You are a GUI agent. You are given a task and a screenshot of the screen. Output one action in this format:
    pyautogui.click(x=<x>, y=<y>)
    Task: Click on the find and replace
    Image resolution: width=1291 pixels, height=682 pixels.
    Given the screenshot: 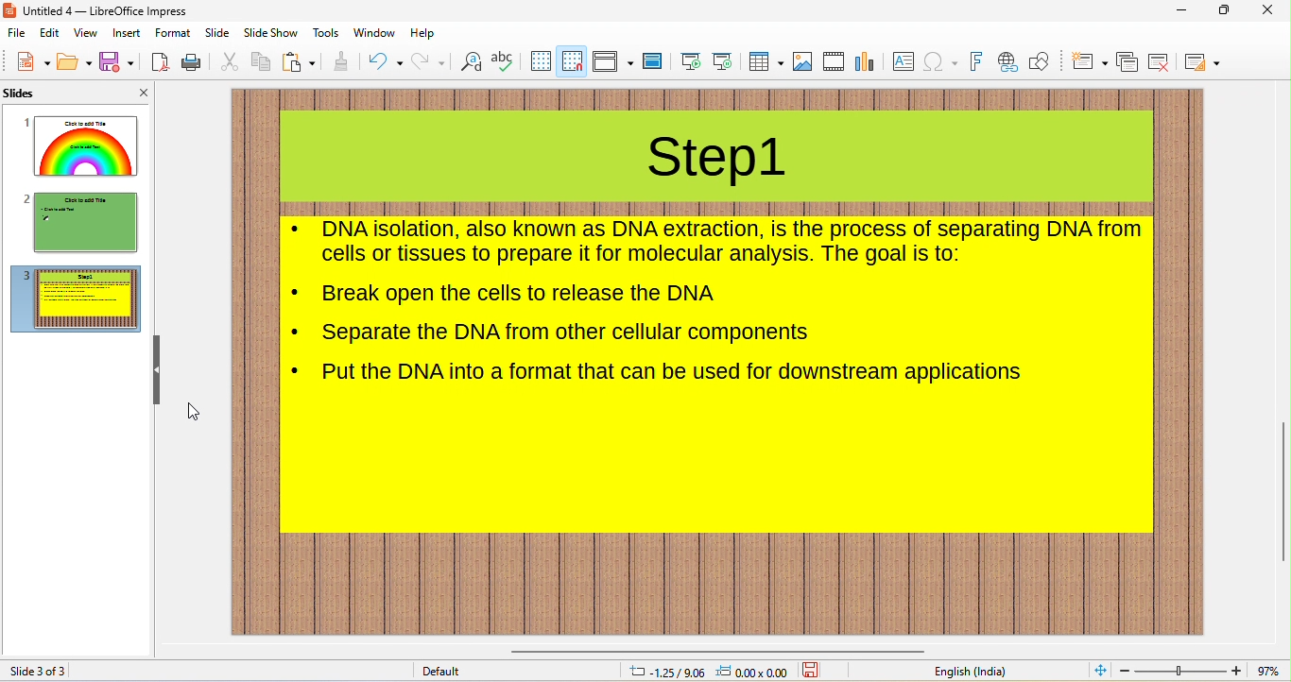 What is the action you would take?
    pyautogui.click(x=471, y=62)
    